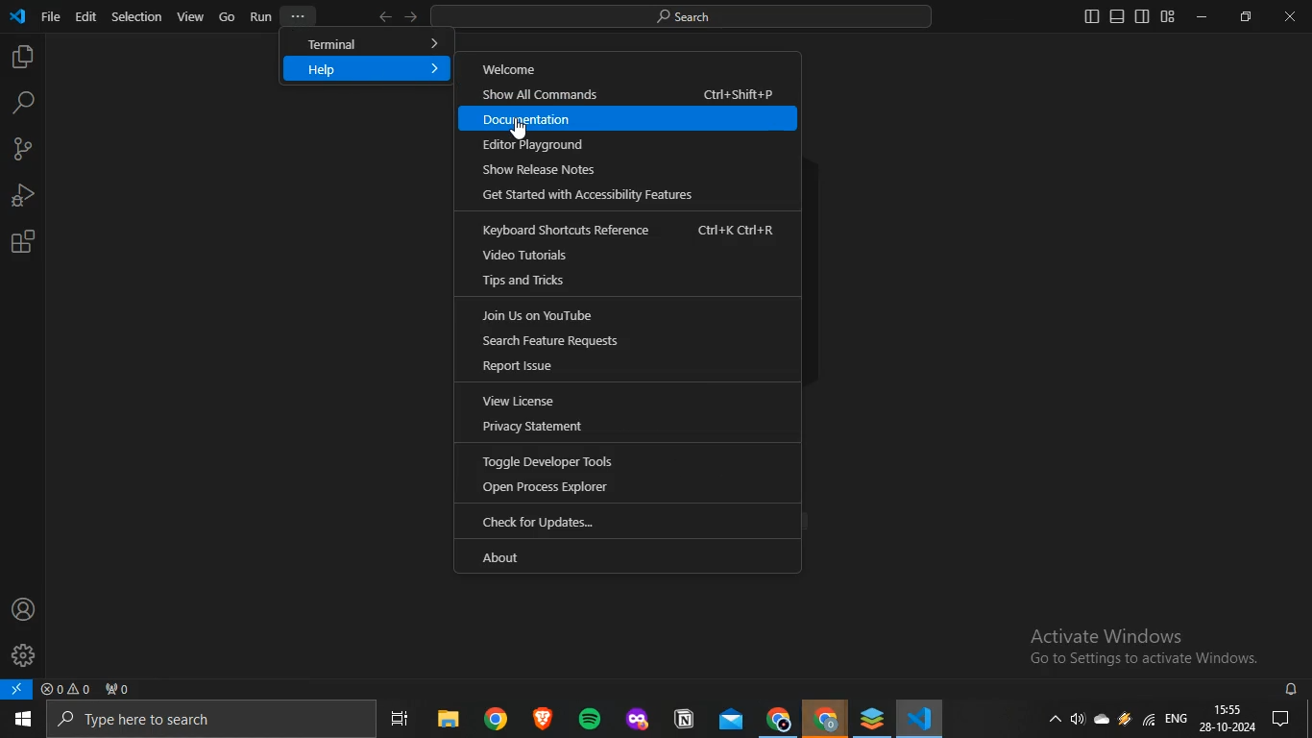 The image size is (1312, 738). I want to click on help, so click(367, 70).